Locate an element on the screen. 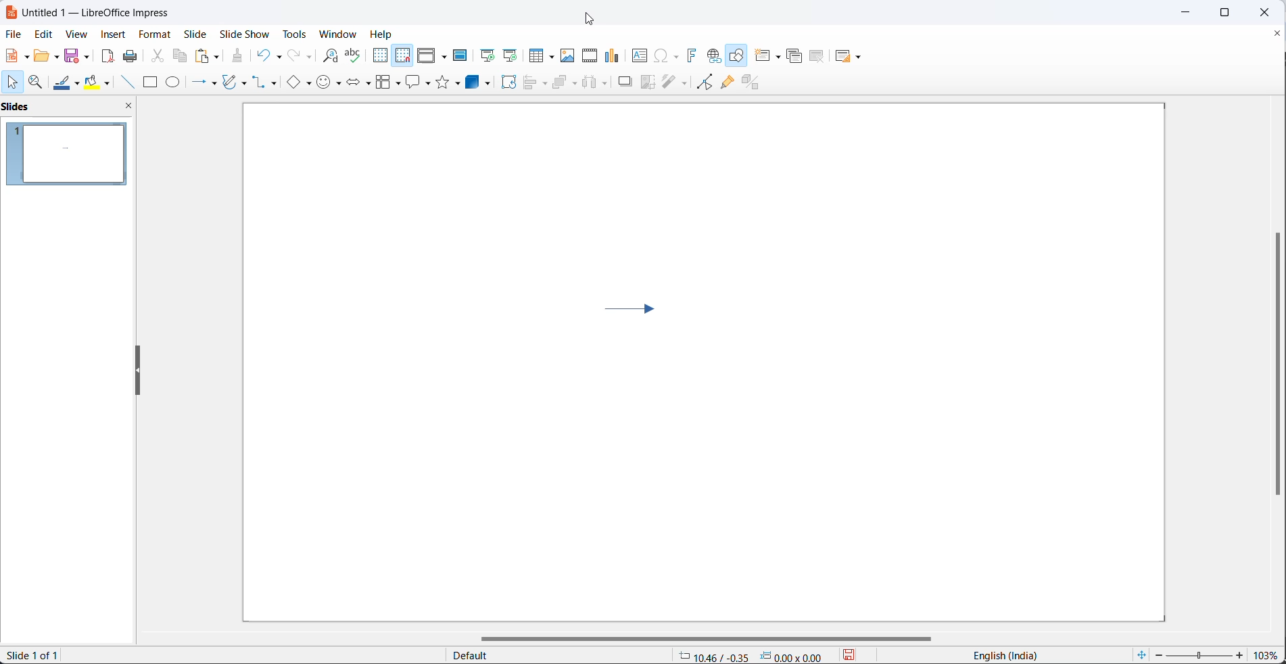 This screenshot has height=664, width=1286. star shapes is located at coordinates (450, 82).